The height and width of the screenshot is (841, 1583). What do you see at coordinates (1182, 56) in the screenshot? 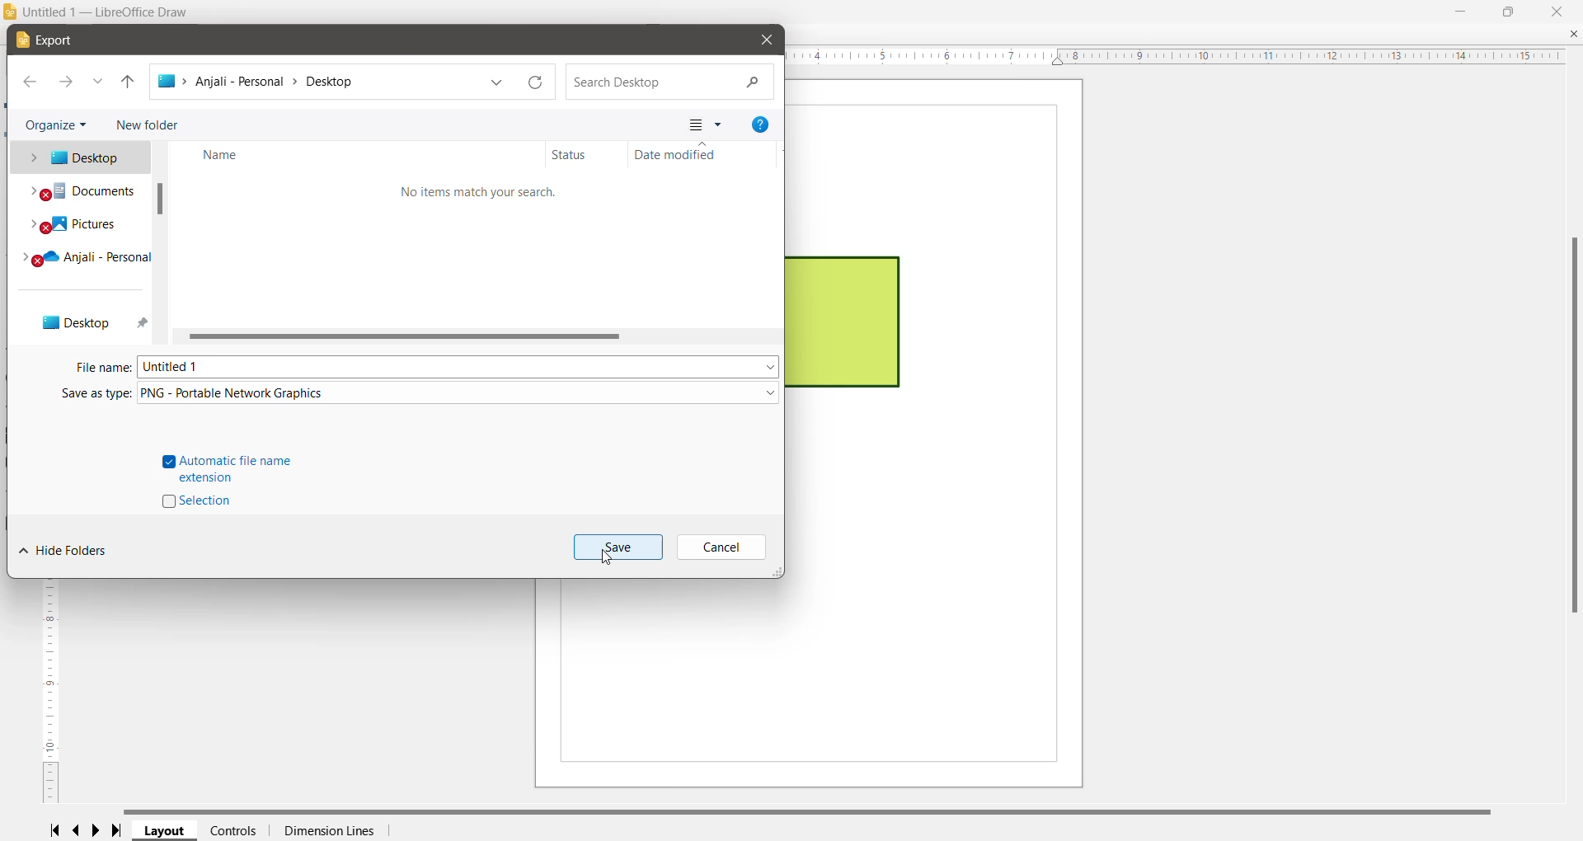
I see `horizontal ruler` at bounding box center [1182, 56].